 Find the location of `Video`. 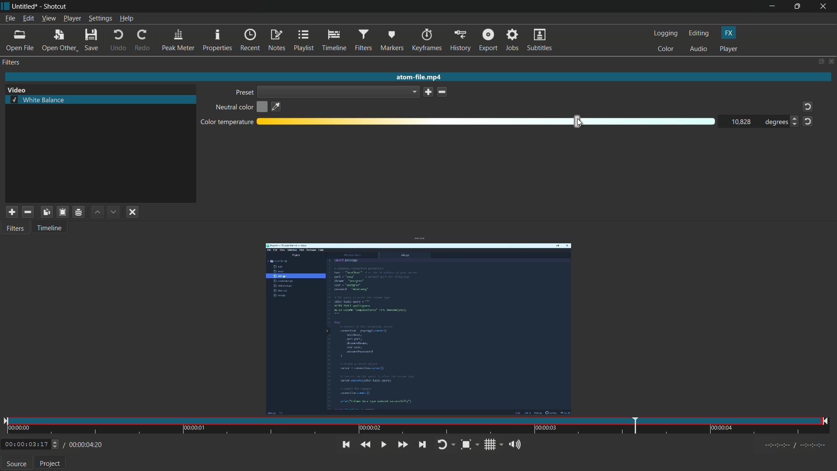

Video is located at coordinates (19, 89).